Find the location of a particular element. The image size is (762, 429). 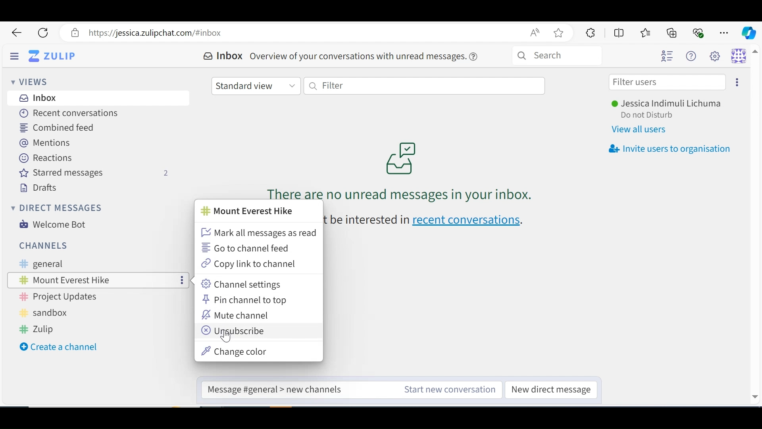

Filter users is located at coordinates (668, 82).